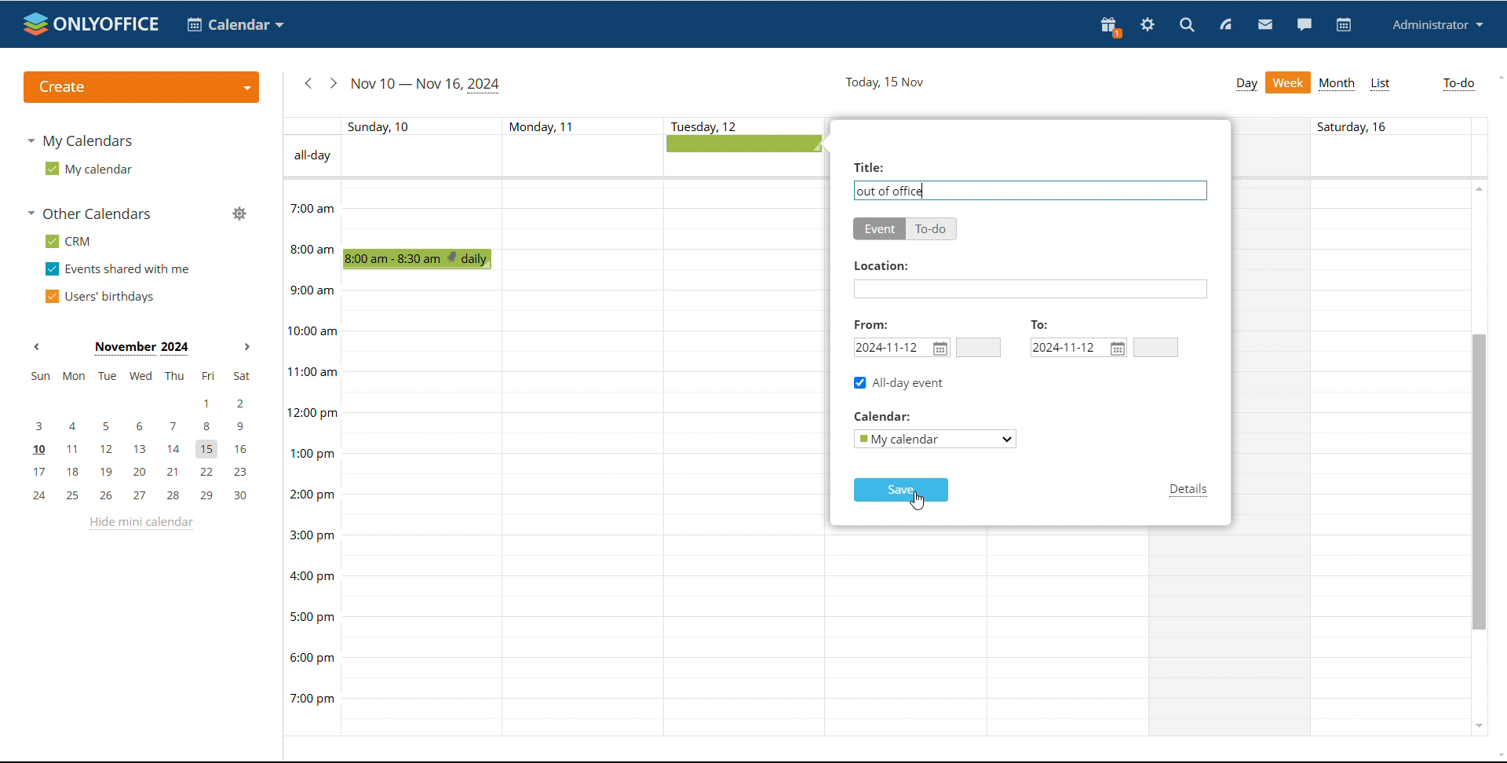 The height and width of the screenshot is (763, 1507). Describe the element at coordinates (883, 82) in the screenshot. I see `current date` at that location.